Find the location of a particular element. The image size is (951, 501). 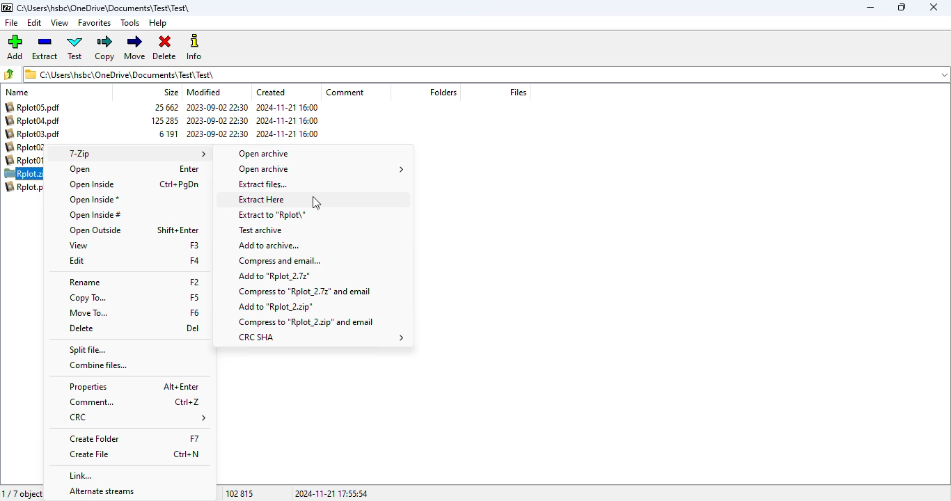

open inside# is located at coordinates (95, 215).